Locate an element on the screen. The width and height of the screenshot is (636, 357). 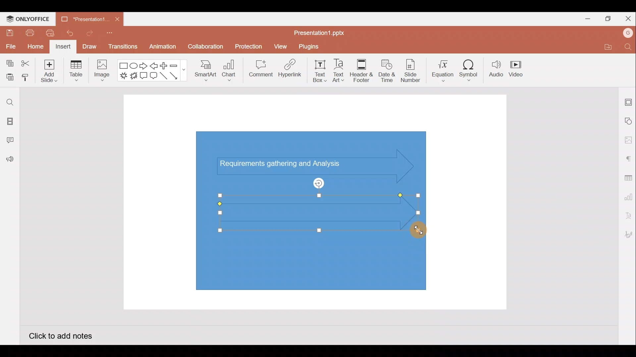
Undo is located at coordinates (67, 33).